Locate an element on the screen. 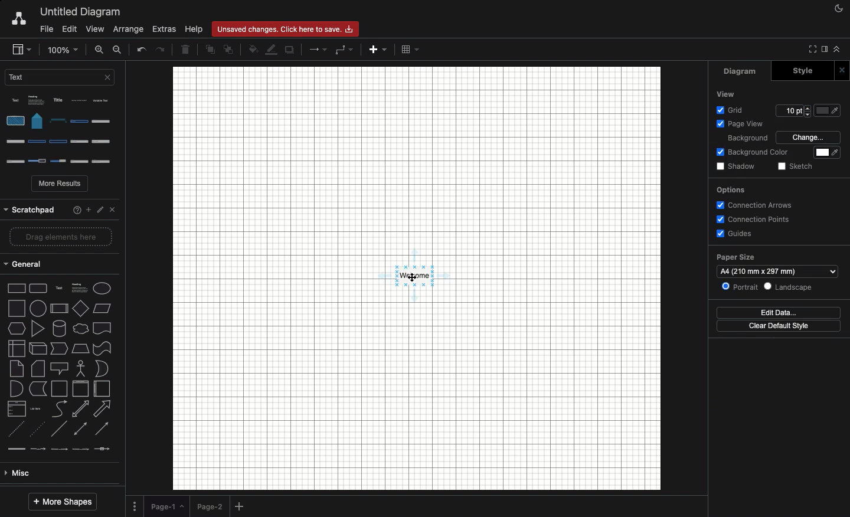  Untitled is located at coordinates (81, 12).